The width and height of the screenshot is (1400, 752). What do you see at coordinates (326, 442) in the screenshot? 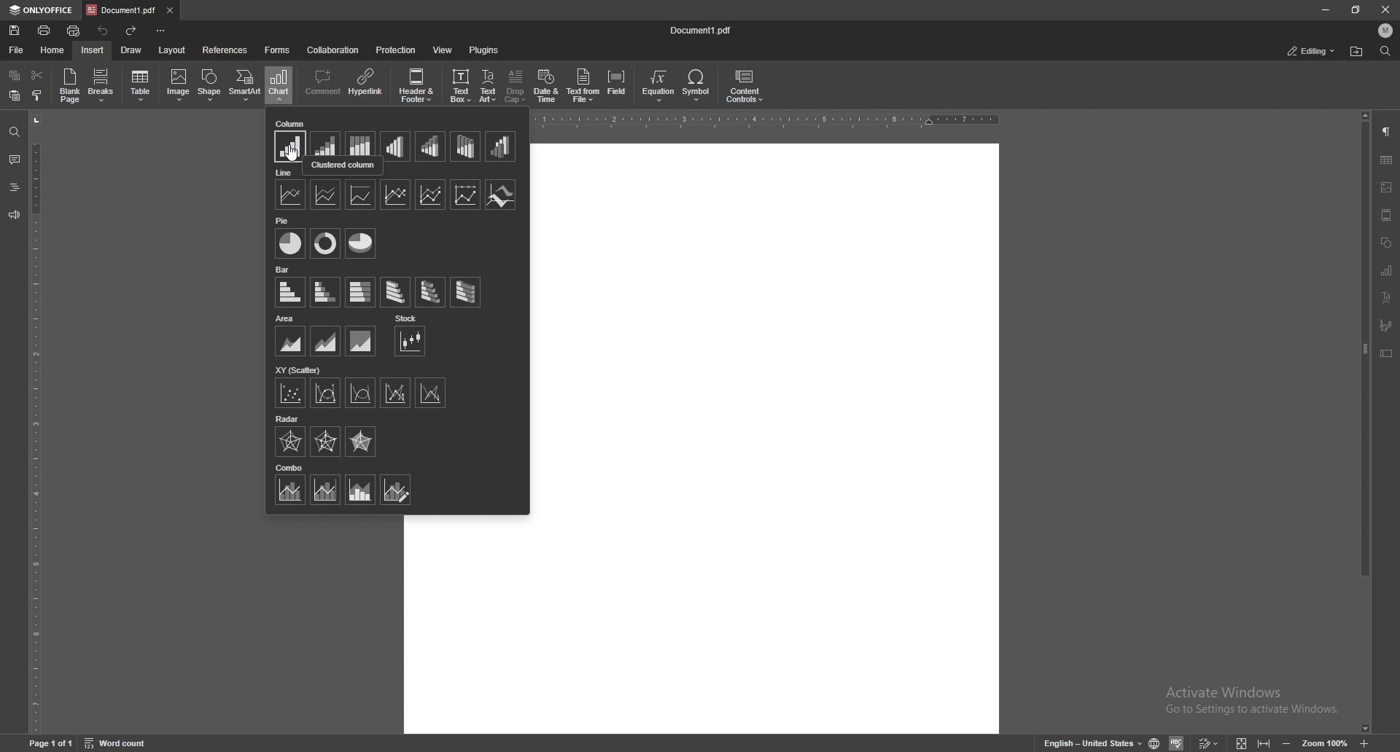
I see `radar with markers` at bounding box center [326, 442].